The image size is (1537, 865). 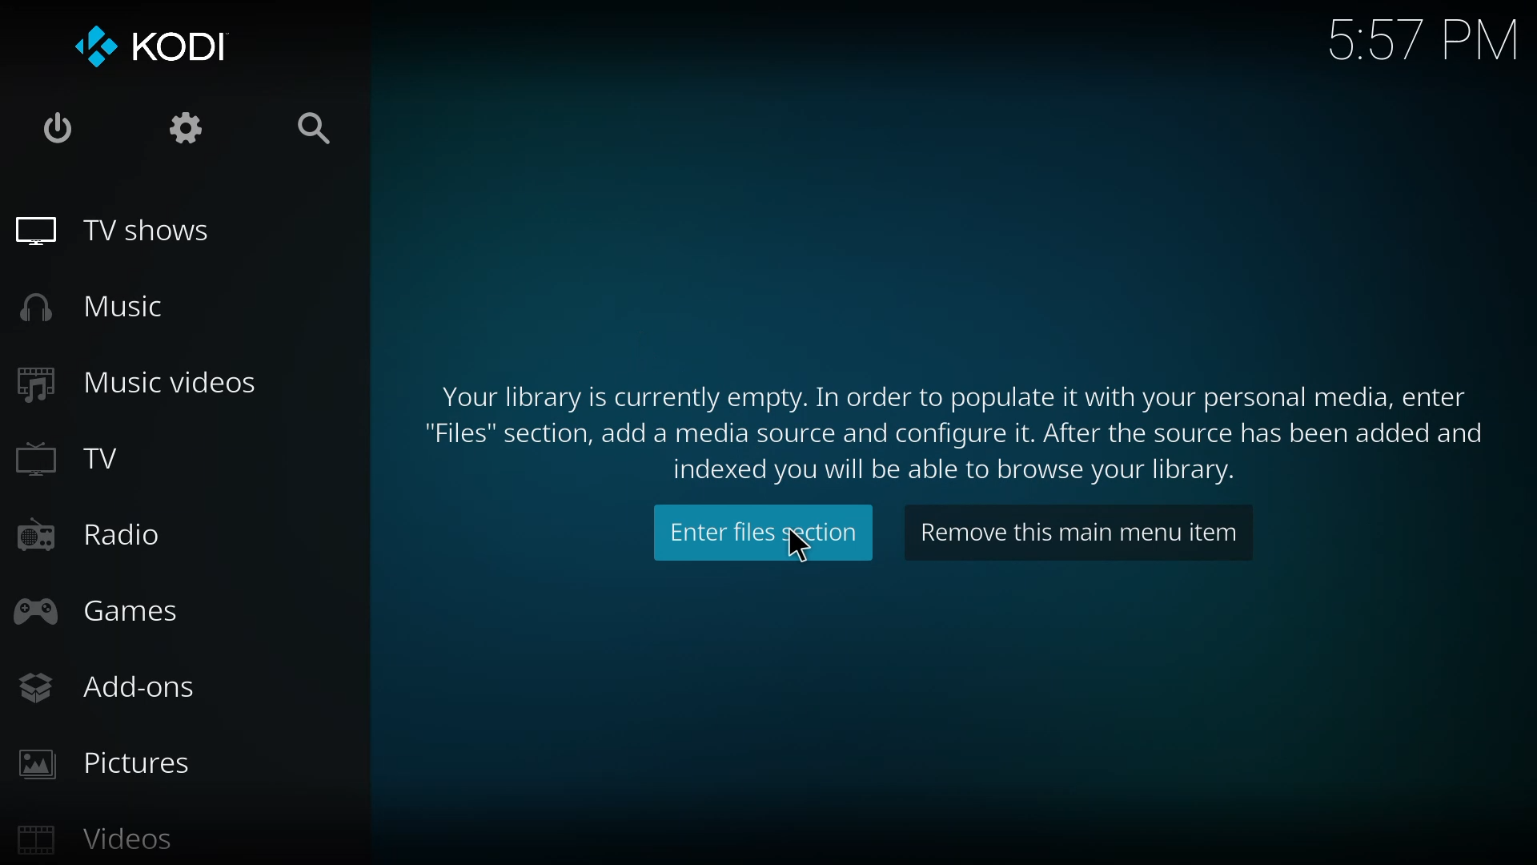 What do you see at coordinates (103, 614) in the screenshot?
I see `games` at bounding box center [103, 614].